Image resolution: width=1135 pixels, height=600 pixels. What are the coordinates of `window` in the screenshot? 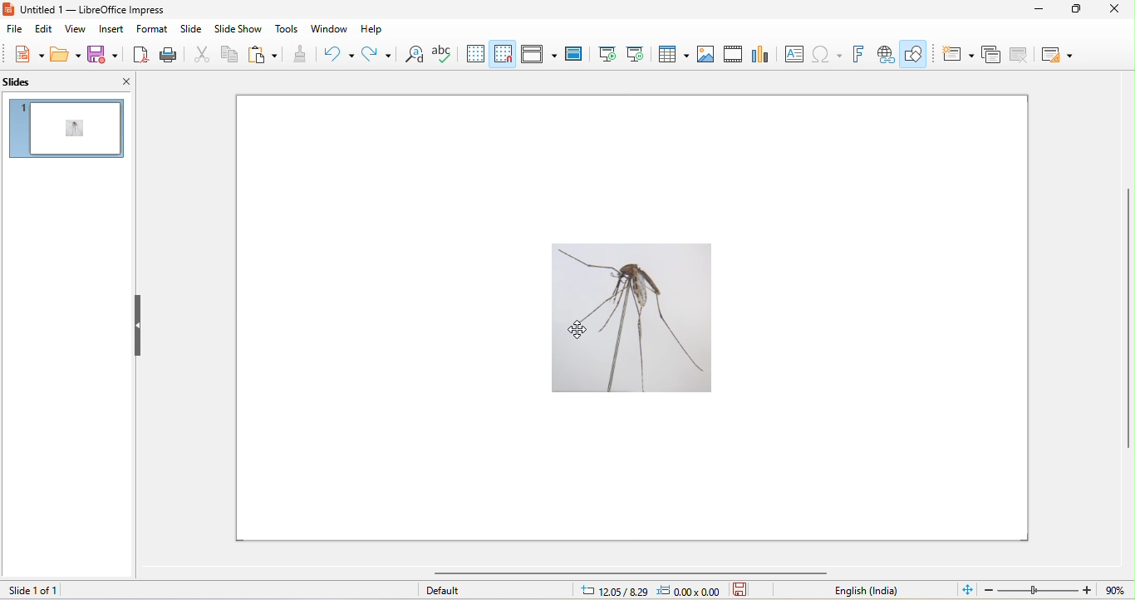 It's located at (327, 29).